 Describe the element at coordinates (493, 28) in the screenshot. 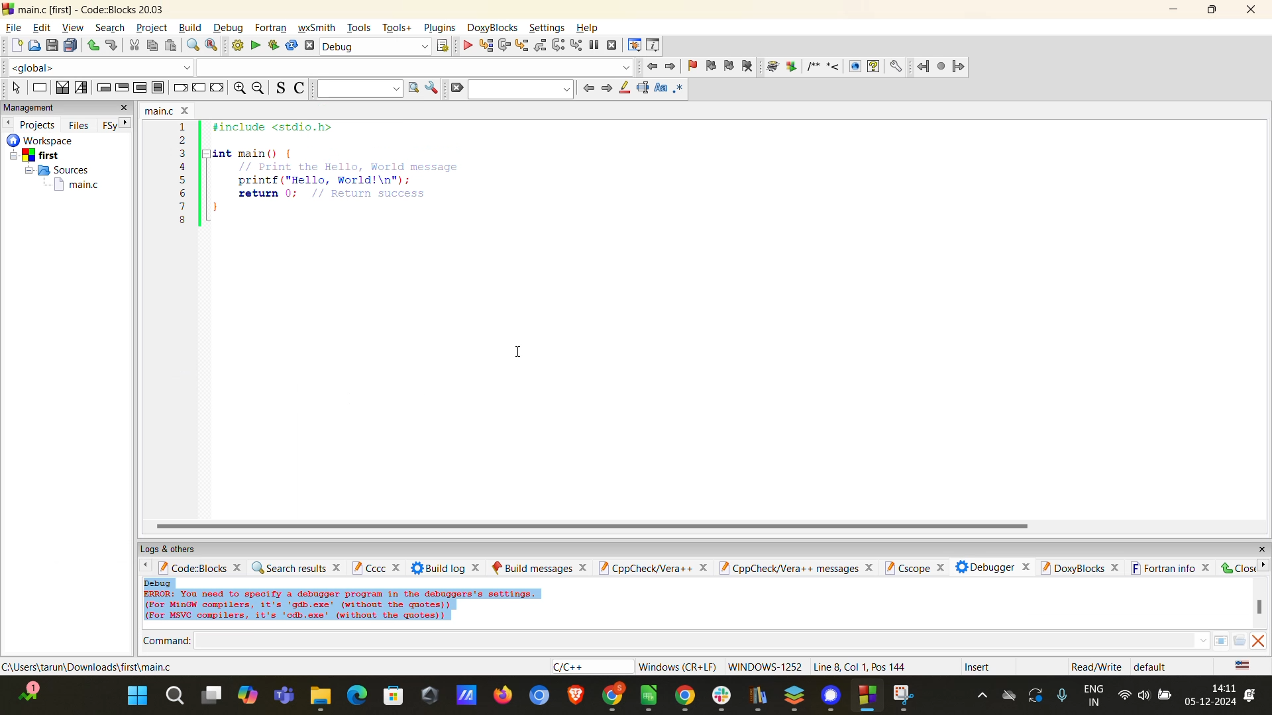

I see `doxyblocks` at that location.